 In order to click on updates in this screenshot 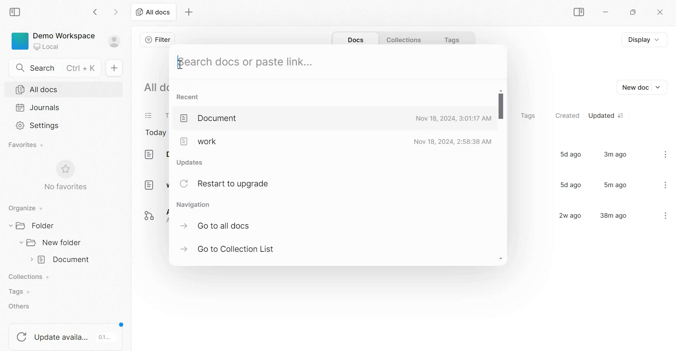, I will do `click(193, 162)`.